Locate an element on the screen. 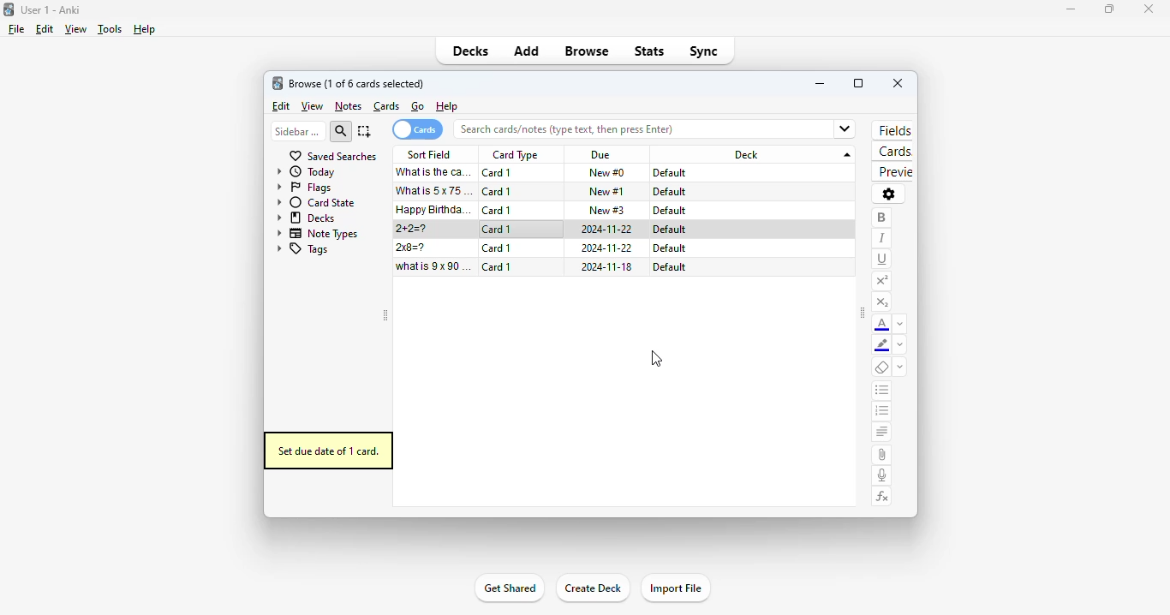 The height and width of the screenshot is (615, 1170). saved searches is located at coordinates (332, 156).